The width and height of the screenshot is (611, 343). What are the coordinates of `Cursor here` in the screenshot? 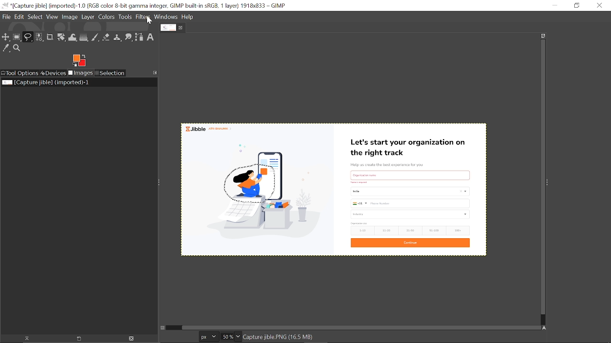 It's located at (149, 21).